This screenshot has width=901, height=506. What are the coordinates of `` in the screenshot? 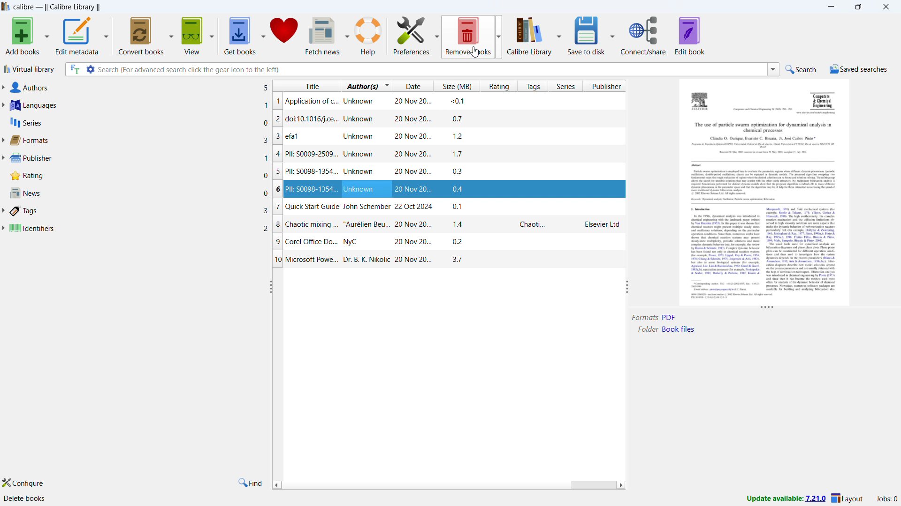 It's located at (671, 317).